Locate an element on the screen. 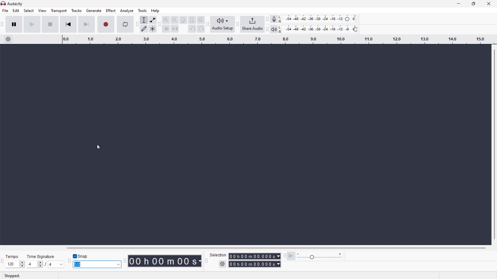 This screenshot has height=279, width=497. Selection is located at coordinates (217, 254).